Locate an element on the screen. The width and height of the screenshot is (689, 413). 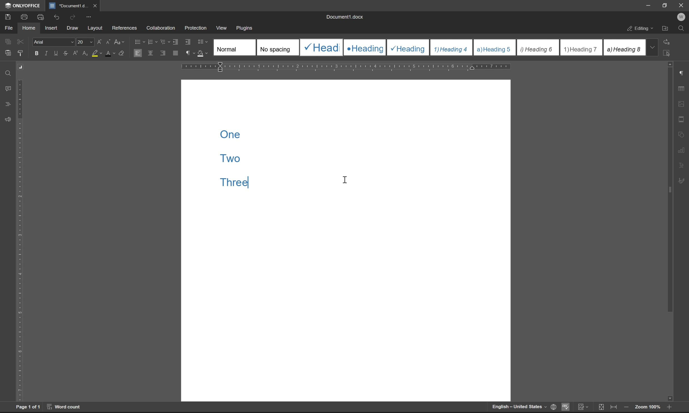
increase indent is located at coordinates (188, 42).